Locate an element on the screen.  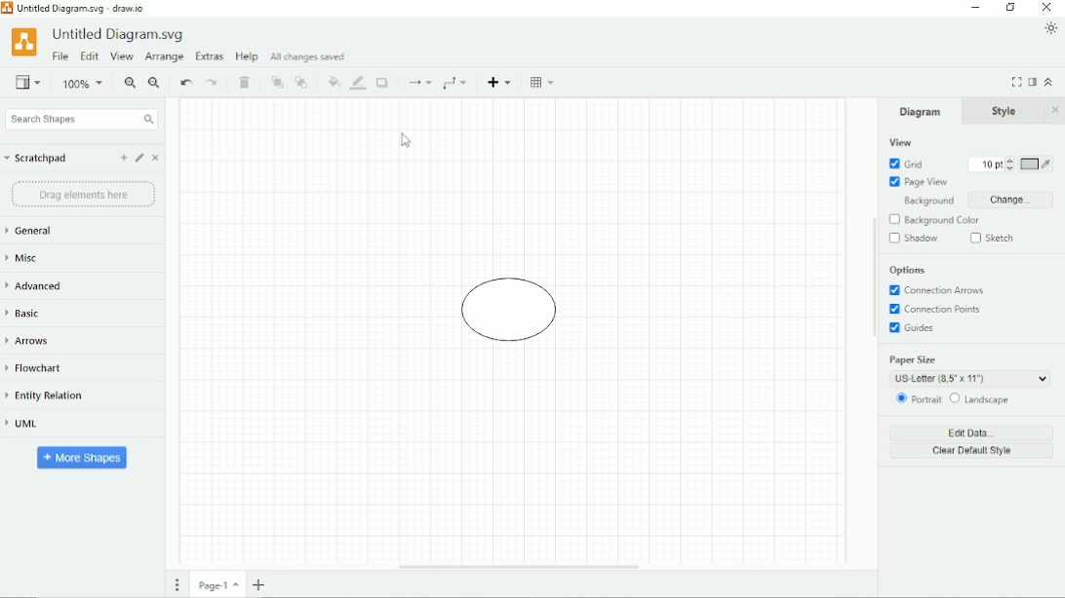
Minimize is located at coordinates (976, 7).